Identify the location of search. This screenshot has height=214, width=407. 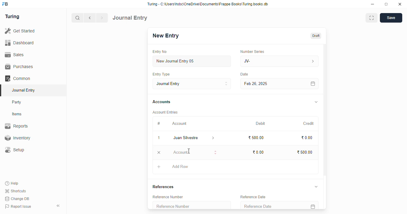
(78, 18).